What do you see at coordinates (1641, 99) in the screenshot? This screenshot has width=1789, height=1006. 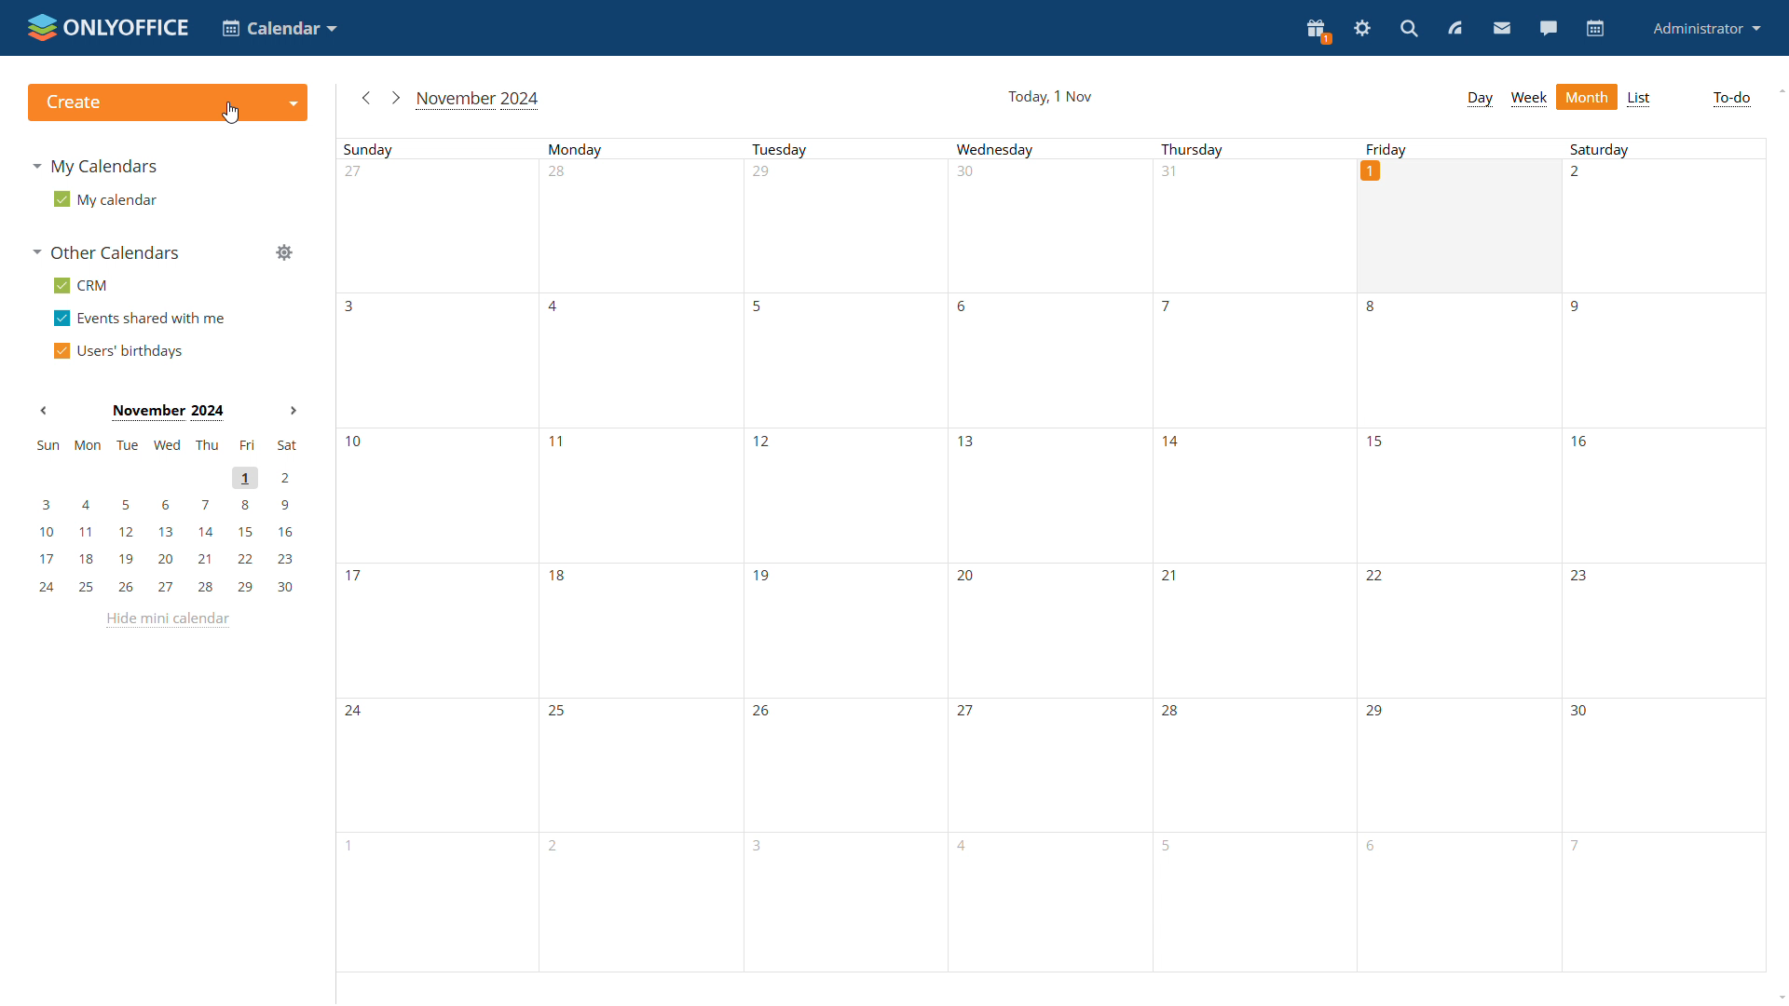 I see `list view ` at bounding box center [1641, 99].